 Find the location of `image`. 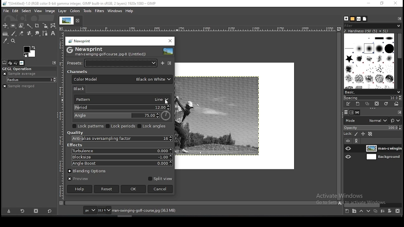

image is located at coordinates (50, 11).